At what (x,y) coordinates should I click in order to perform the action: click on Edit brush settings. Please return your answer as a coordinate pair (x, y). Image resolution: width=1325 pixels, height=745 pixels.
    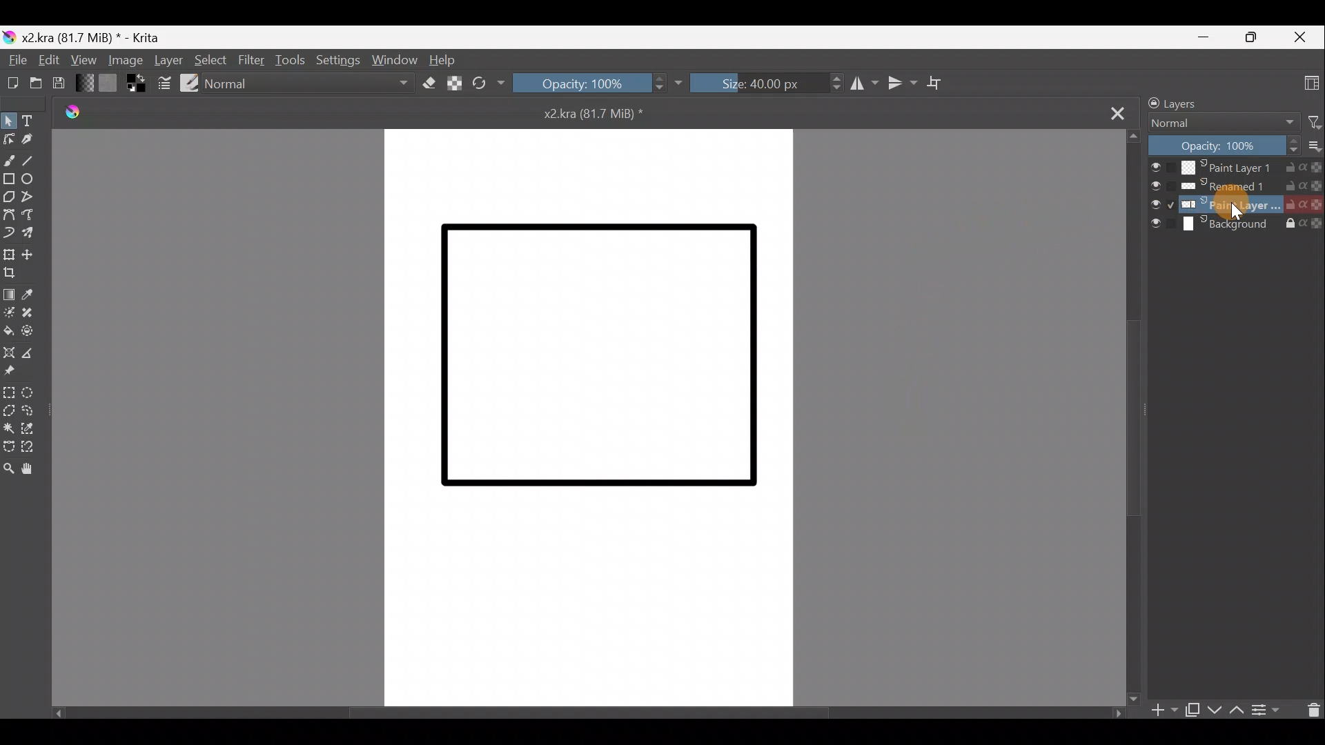
    Looking at the image, I should click on (163, 86).